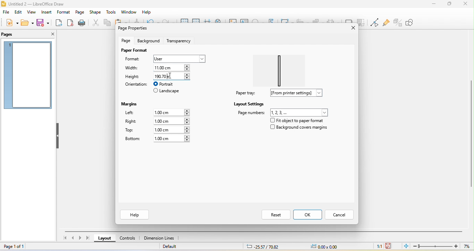 This screenshot has height=251, width=474. I want to click on toggle point edit mode, so click(374, 23).